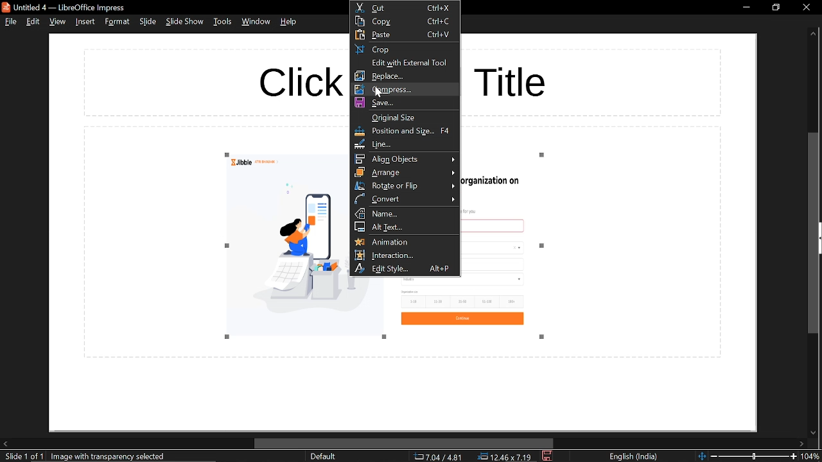  Describe the element at coordinates (111, 456) in the screenshot. I see `selected image` at that location.